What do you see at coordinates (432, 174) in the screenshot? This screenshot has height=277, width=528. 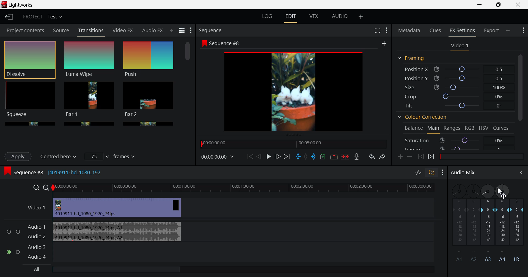 I see `toggle auto track sync` at bounding box center [432, 174].